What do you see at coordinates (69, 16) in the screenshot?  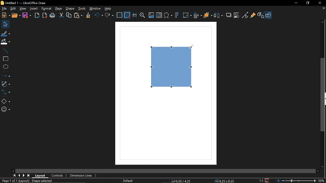 I see `Copy` at bounding box center [69, 16].